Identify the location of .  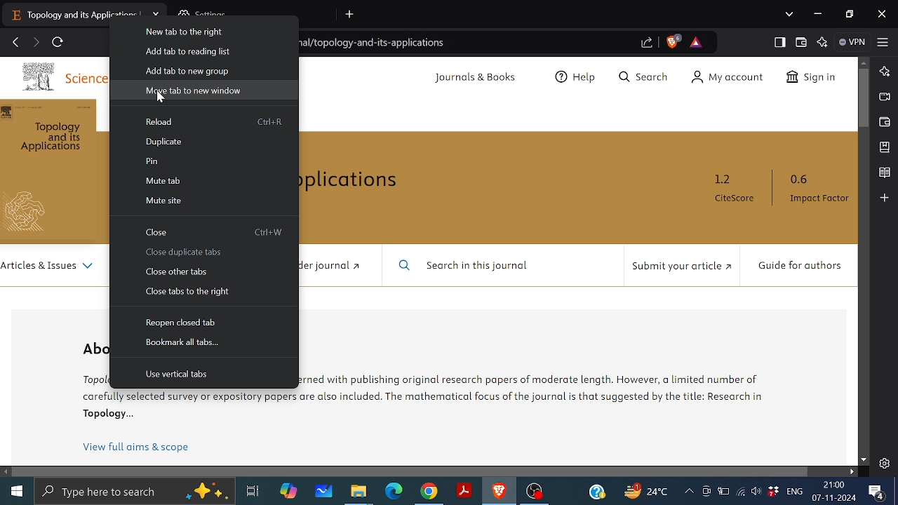
(706, 492).